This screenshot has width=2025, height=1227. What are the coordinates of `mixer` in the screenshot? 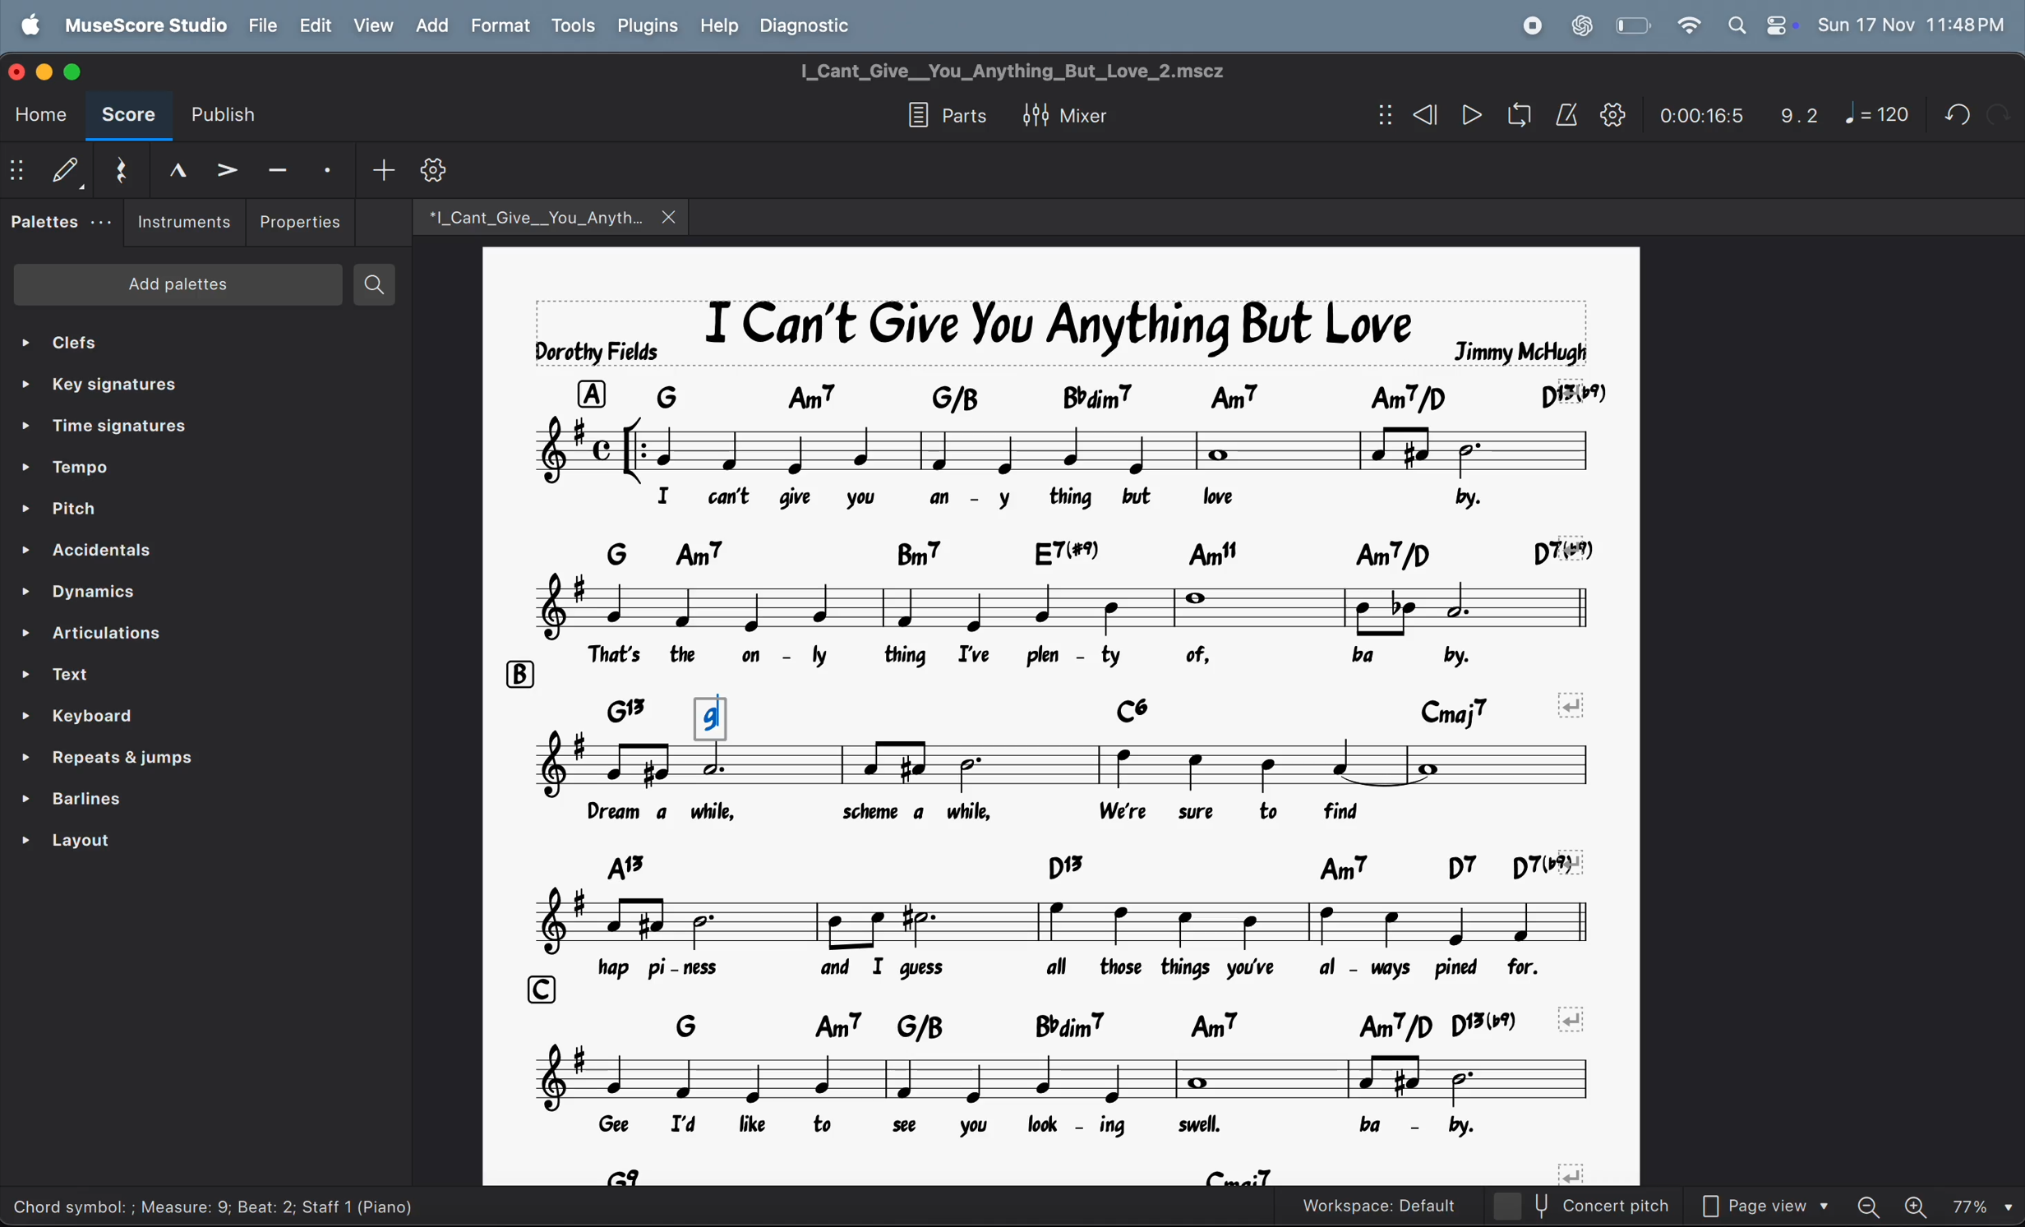 It's located at (1065, 118).